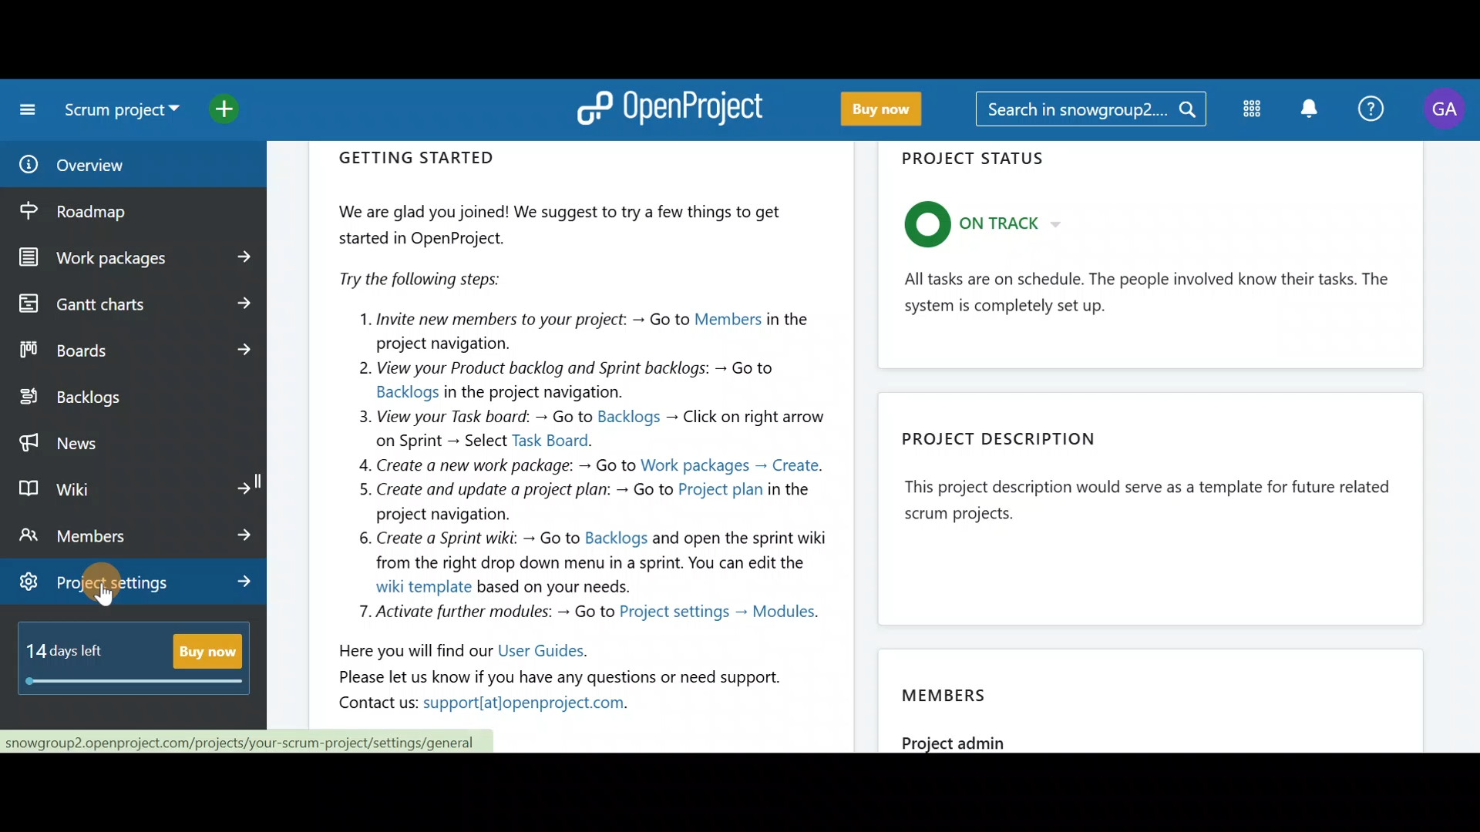  Describe the element at coordinates (1090, 112) in the screenshot. I see `Search bar` at that location.